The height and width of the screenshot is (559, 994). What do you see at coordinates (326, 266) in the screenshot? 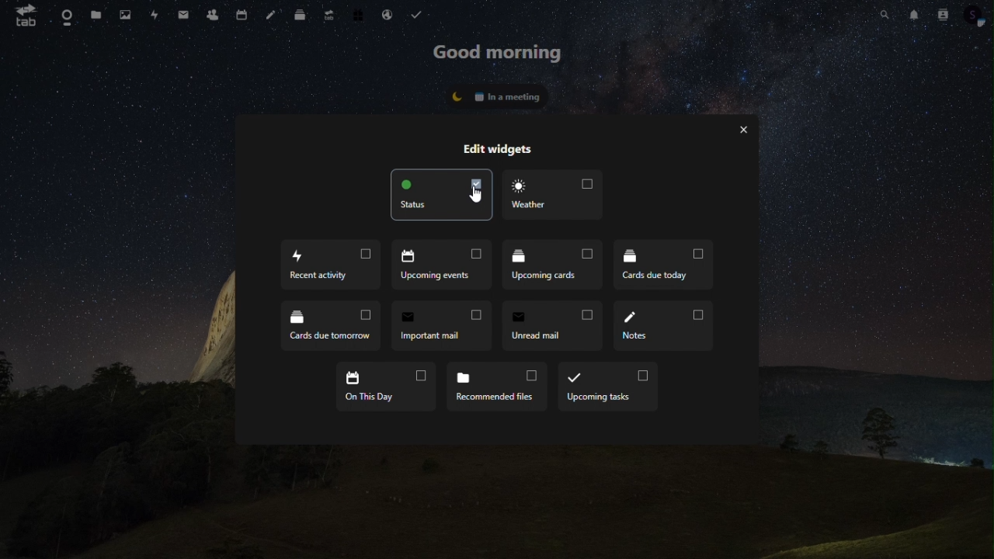
I see `recent acticity` at bounding box center [326, 266].